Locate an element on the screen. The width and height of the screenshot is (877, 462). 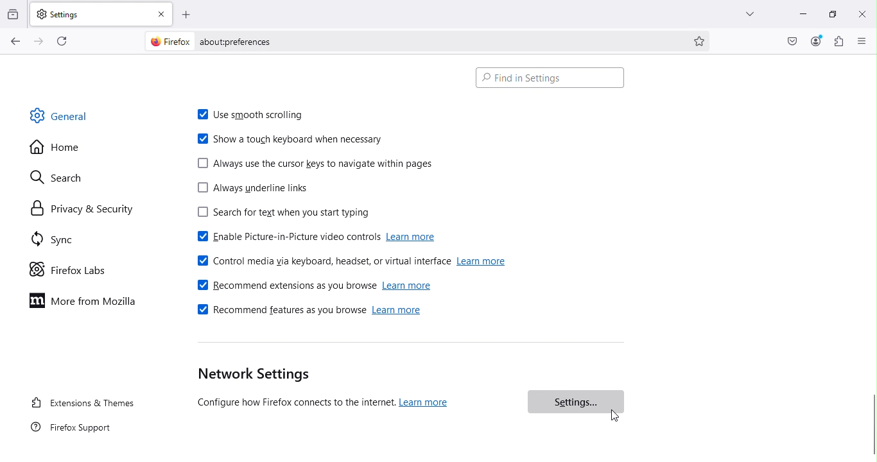
Use smooth scrolling is located at coordinates (252, 112).